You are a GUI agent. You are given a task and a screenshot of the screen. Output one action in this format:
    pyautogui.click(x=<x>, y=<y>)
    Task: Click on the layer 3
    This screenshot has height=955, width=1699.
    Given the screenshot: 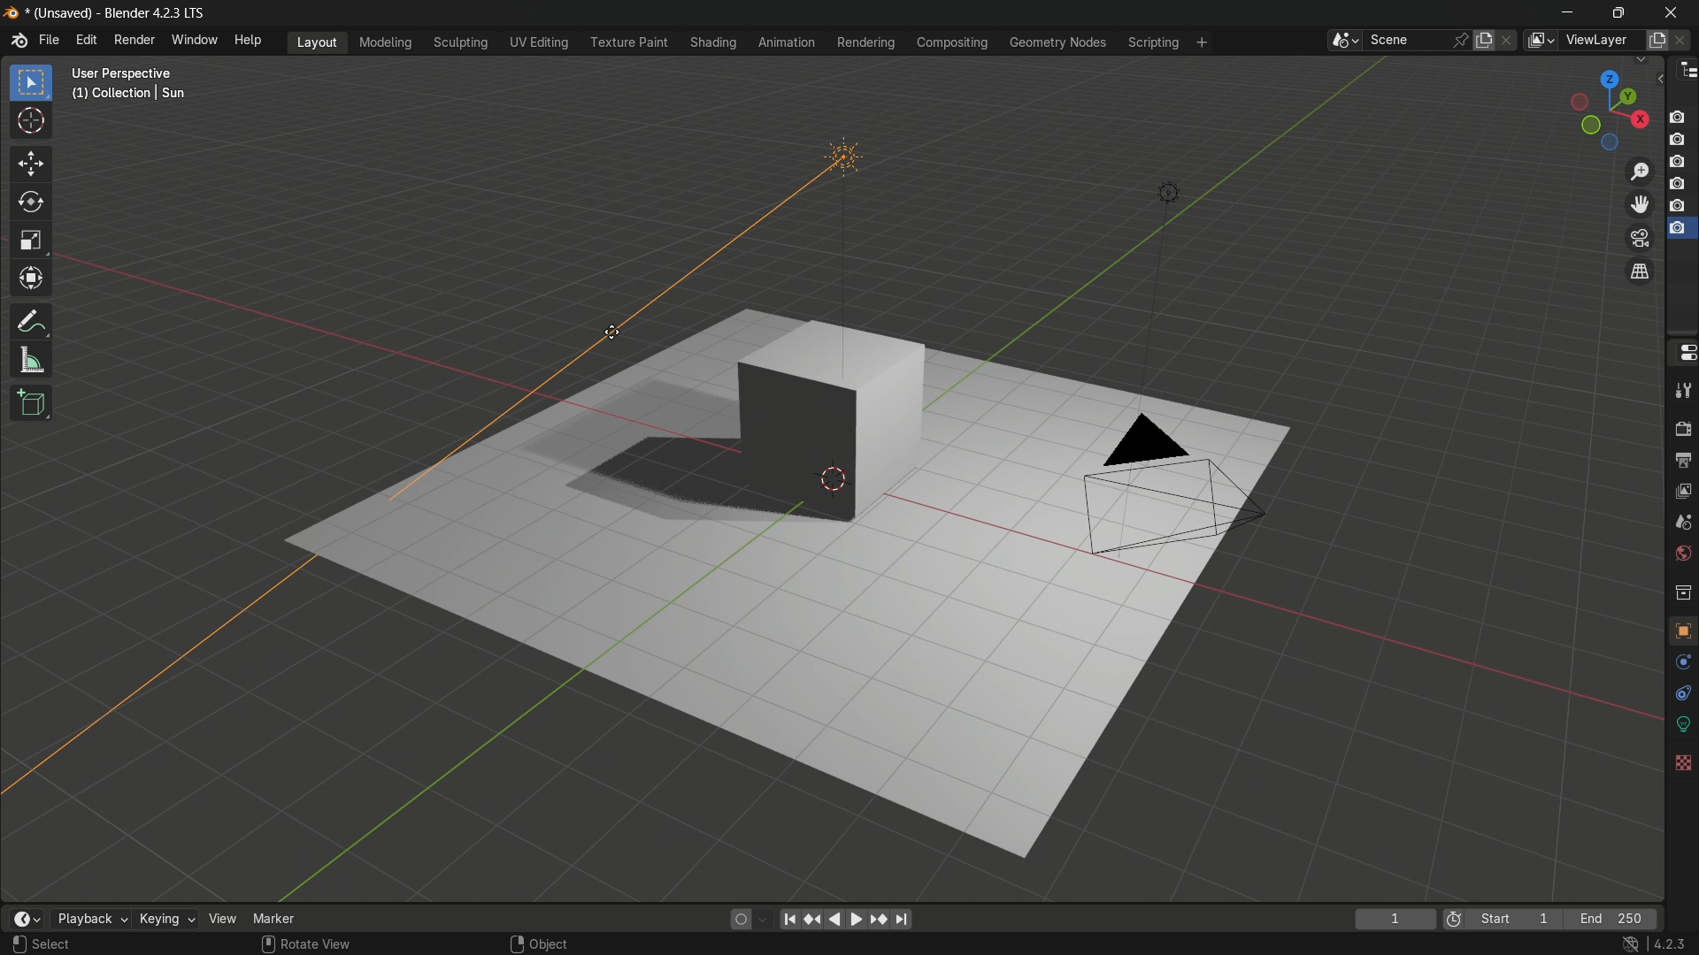 What is the action you would take?
    pyautogui.click(x=1678, y=161)
    